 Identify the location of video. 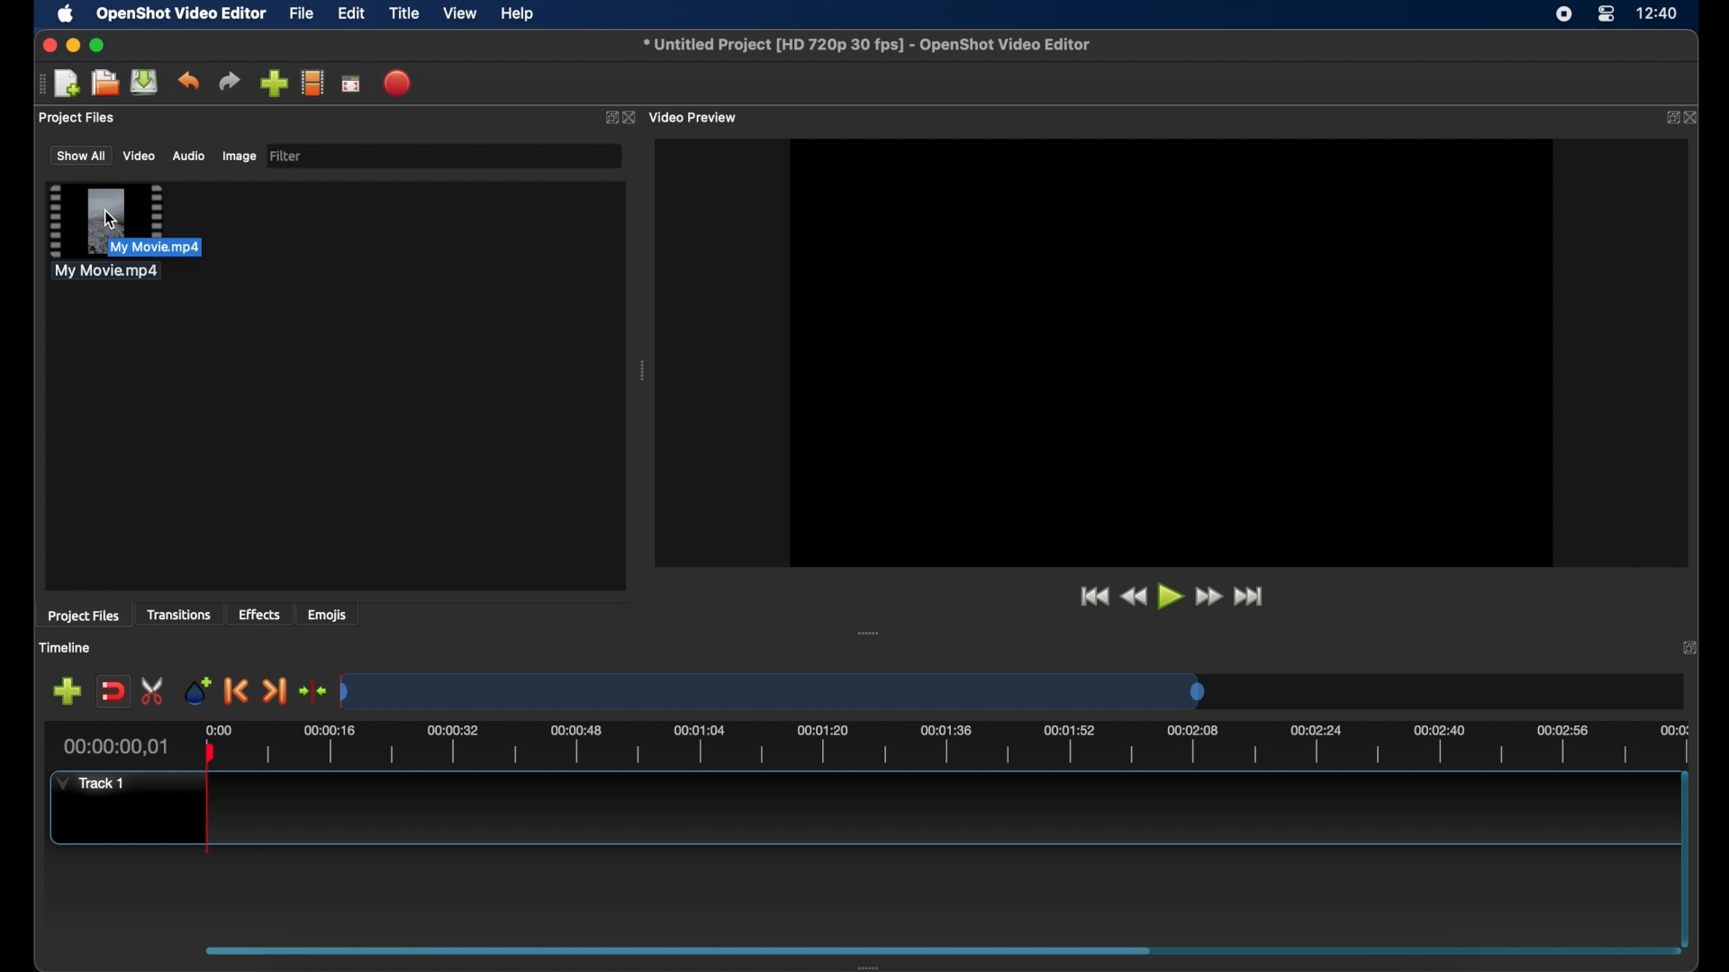
(139, 157).